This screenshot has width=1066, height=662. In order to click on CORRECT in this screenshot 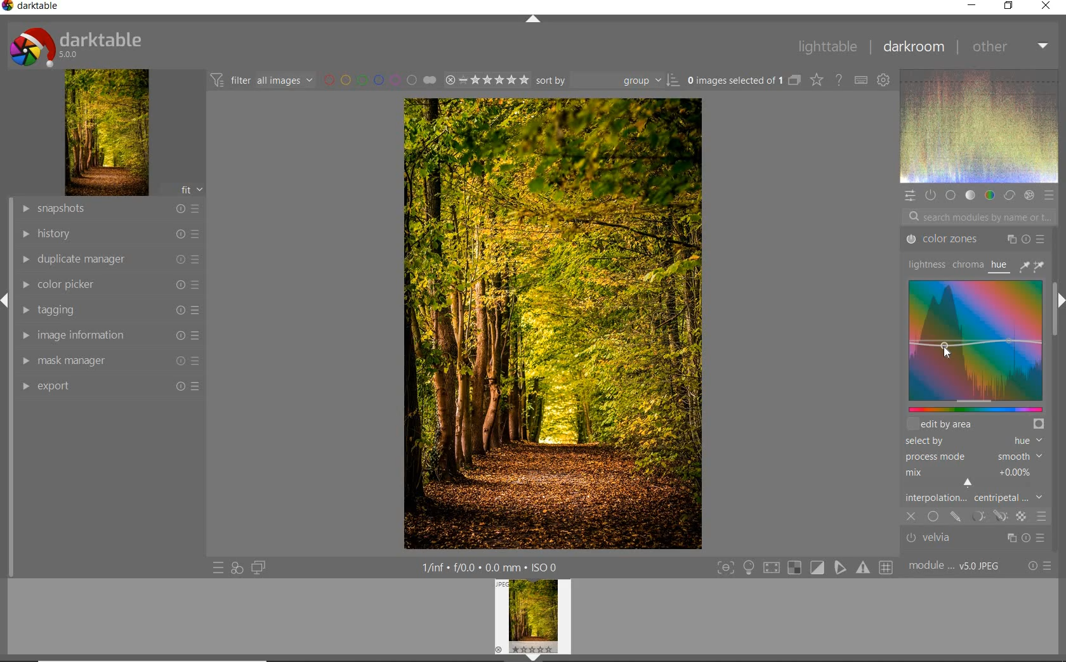, I will do `click(1010, 196)`.